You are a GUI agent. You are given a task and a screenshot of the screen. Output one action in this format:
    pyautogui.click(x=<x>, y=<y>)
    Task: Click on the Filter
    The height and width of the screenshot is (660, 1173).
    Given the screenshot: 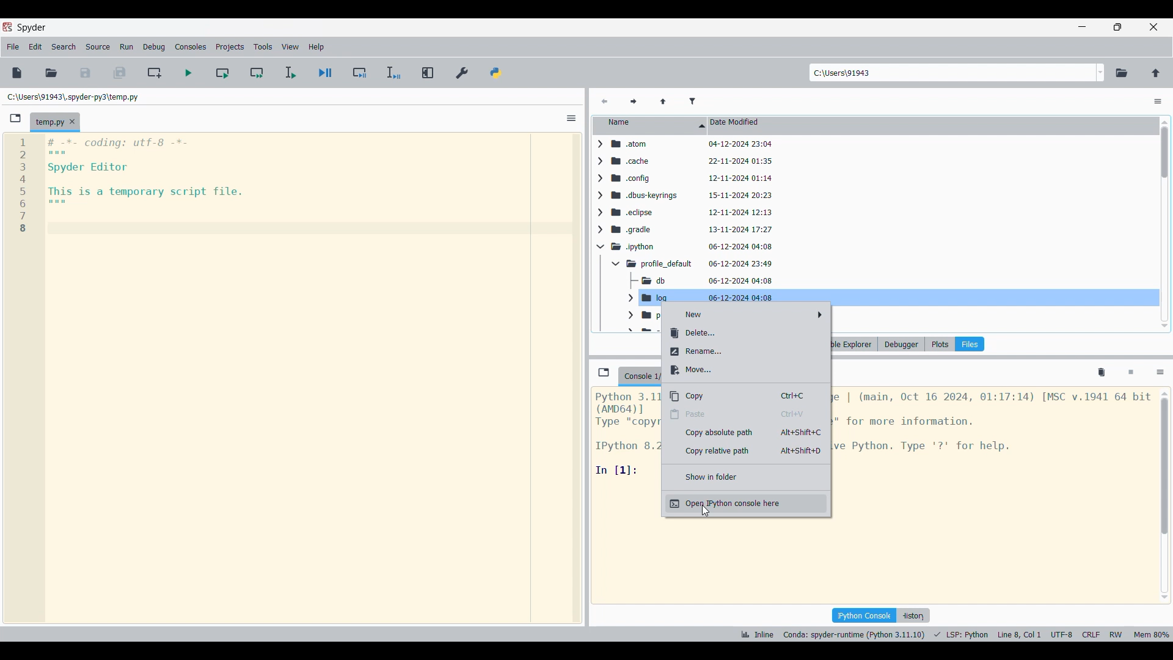 What is the action you would take?
    pyautogui.click(x=692, y=102)
    